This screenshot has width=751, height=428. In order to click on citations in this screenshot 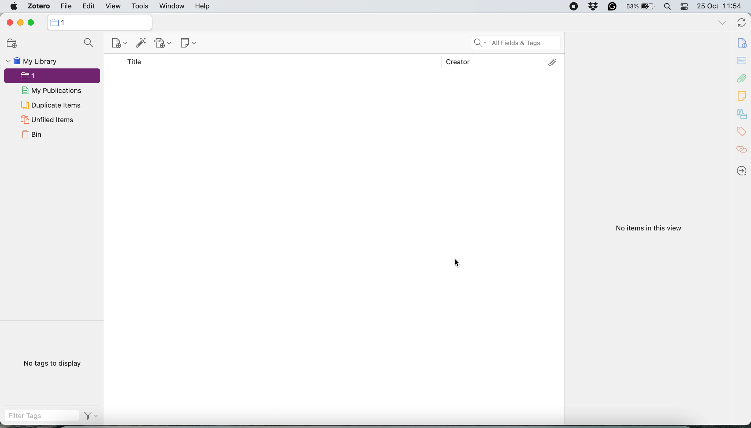, I will do `click(742, 150)`.